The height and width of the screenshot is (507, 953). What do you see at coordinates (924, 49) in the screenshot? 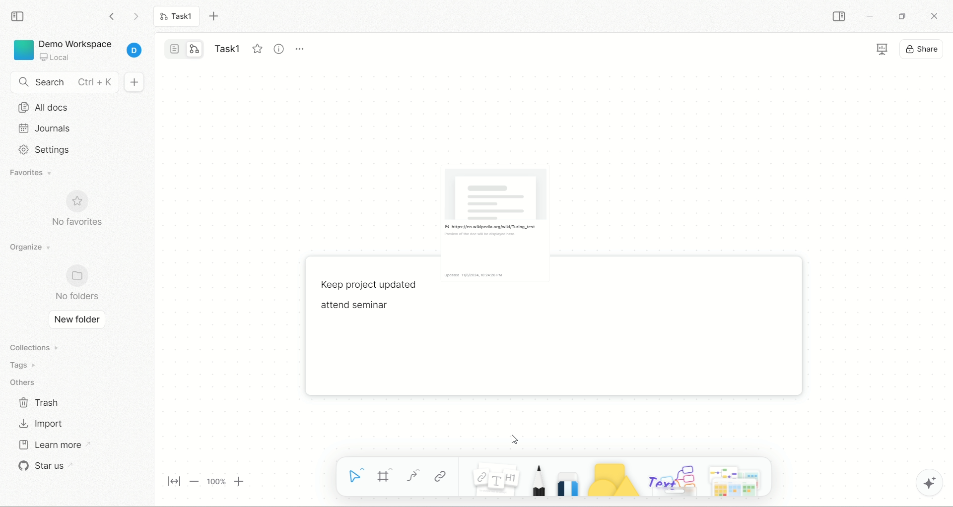
I see `share` at bounding box center [924, 49].